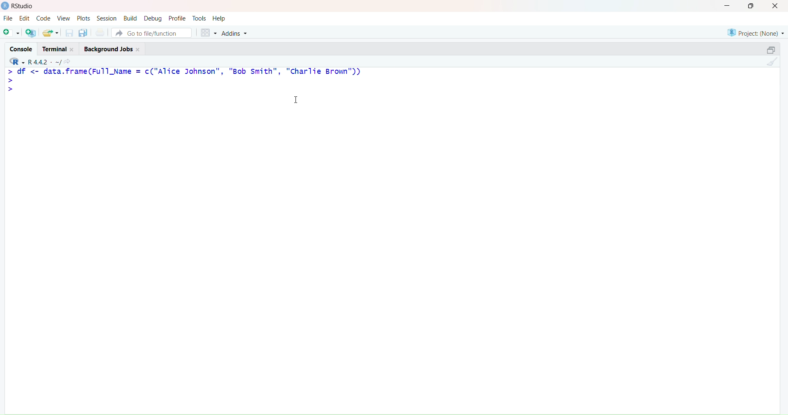 Image resolution: width=788 pixels, height=415 pixels. What do you see at coordinates (85, 18) in the screenshot?
I see `Plots` at bounding box center [85, 18].